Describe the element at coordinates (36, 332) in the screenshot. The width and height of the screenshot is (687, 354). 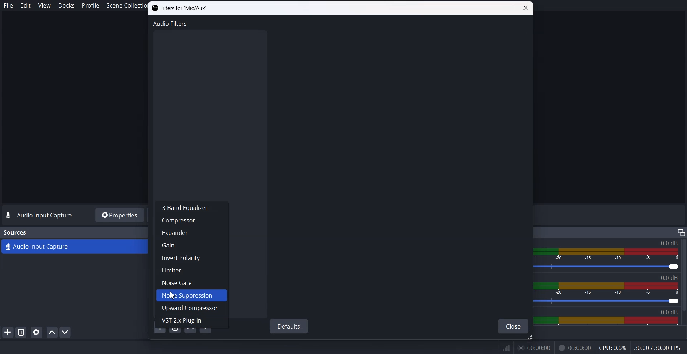
I see `Open source properties` at that location.